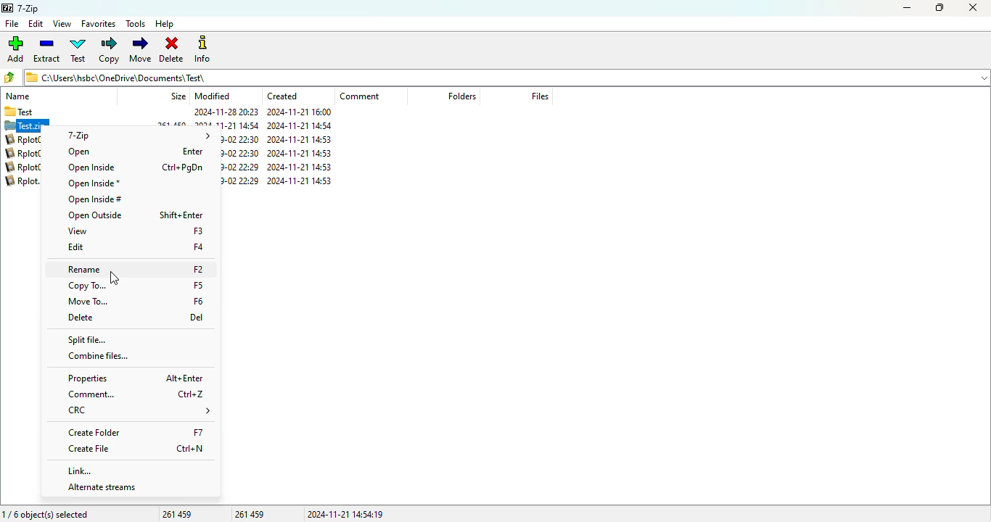 This screenshot has width=991, height=522. I want to click on close, so click(973, 8).